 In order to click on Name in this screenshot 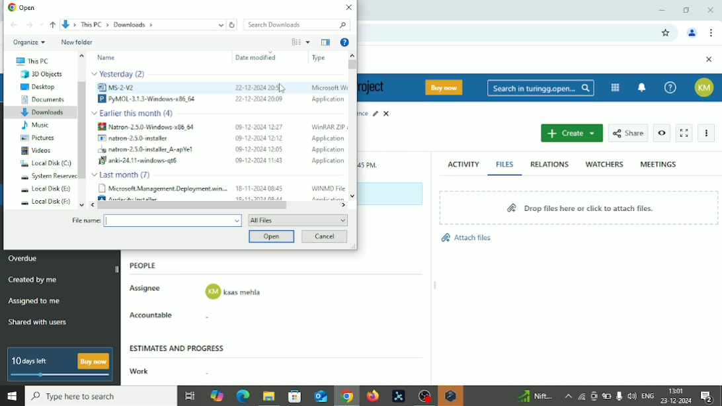, I will do `click(106, 58)`.